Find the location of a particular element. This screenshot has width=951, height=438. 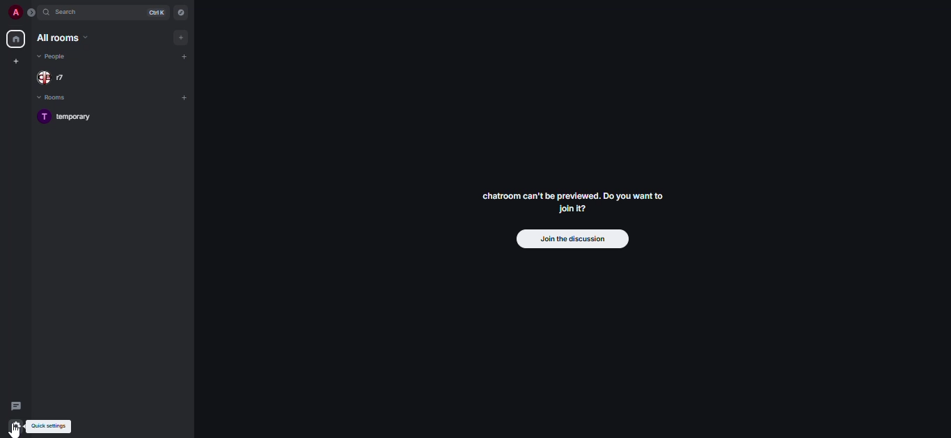

search is located at coordinates (67, 13).